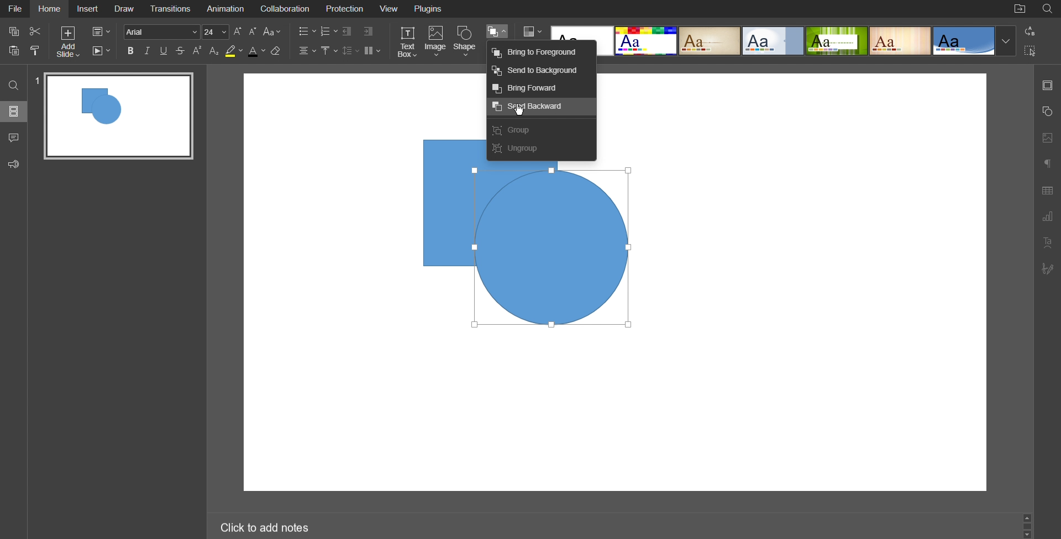  Describe the element at coordinates (197, 51) in the screenshot. I see `Superscript` at that location.